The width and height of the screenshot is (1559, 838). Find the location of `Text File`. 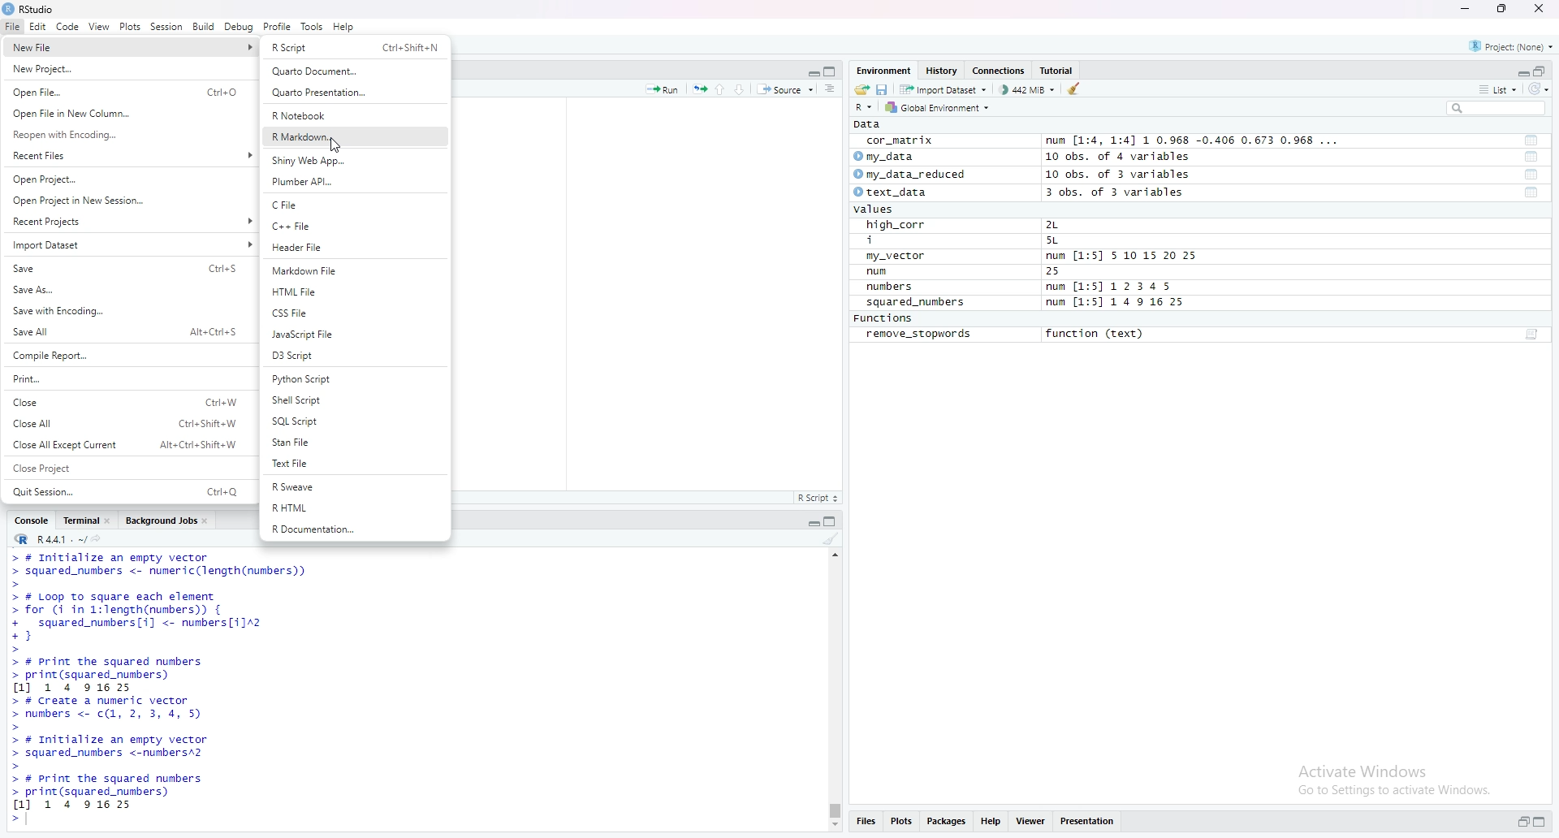

Text File is located at coordinates (356, 465).